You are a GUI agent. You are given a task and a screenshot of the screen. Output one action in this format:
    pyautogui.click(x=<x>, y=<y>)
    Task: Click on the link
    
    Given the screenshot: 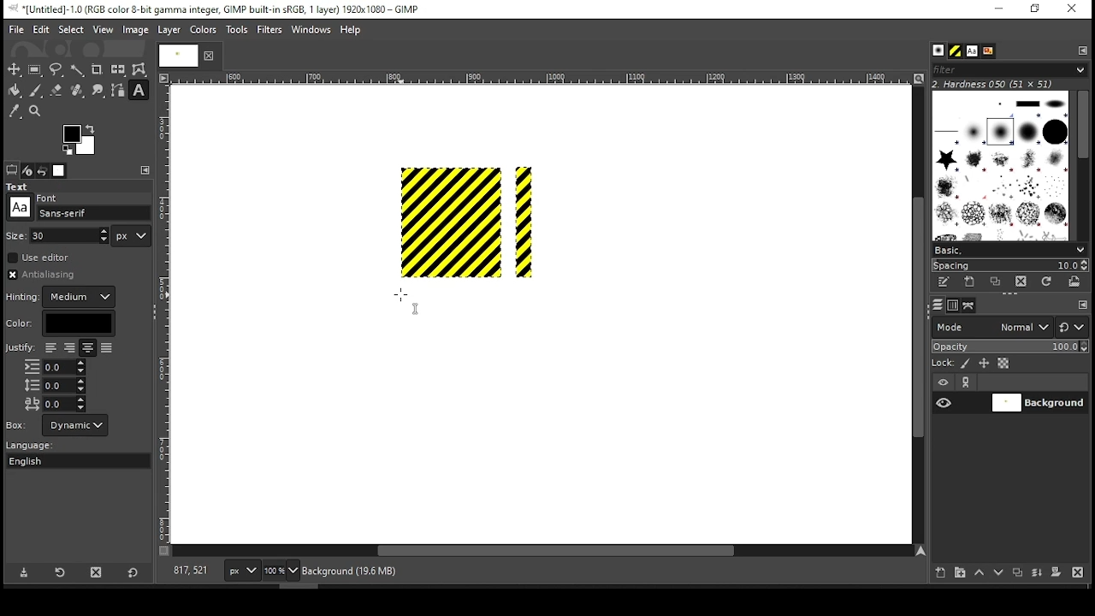 What is the action you would take?
    pyautogui.click(x=966, y=382)
    